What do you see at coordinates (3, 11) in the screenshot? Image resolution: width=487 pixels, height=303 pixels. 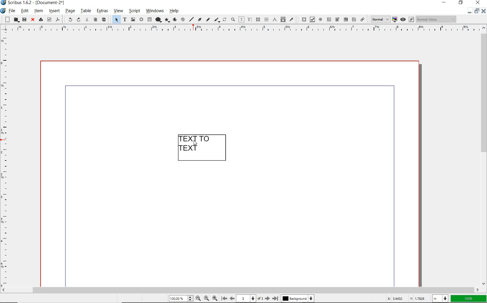 I see `system icon` at bounding box center [3, 11].